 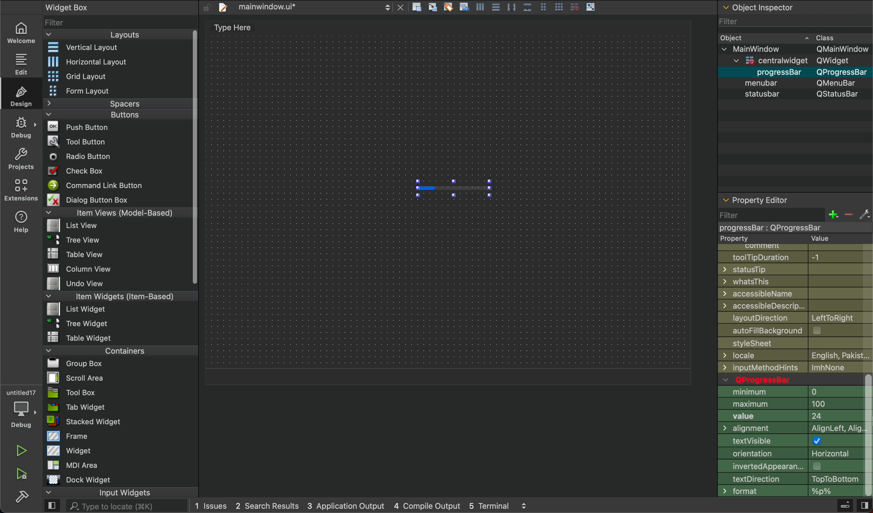 I want to click on close sidebar, so click(x=864, y=506).